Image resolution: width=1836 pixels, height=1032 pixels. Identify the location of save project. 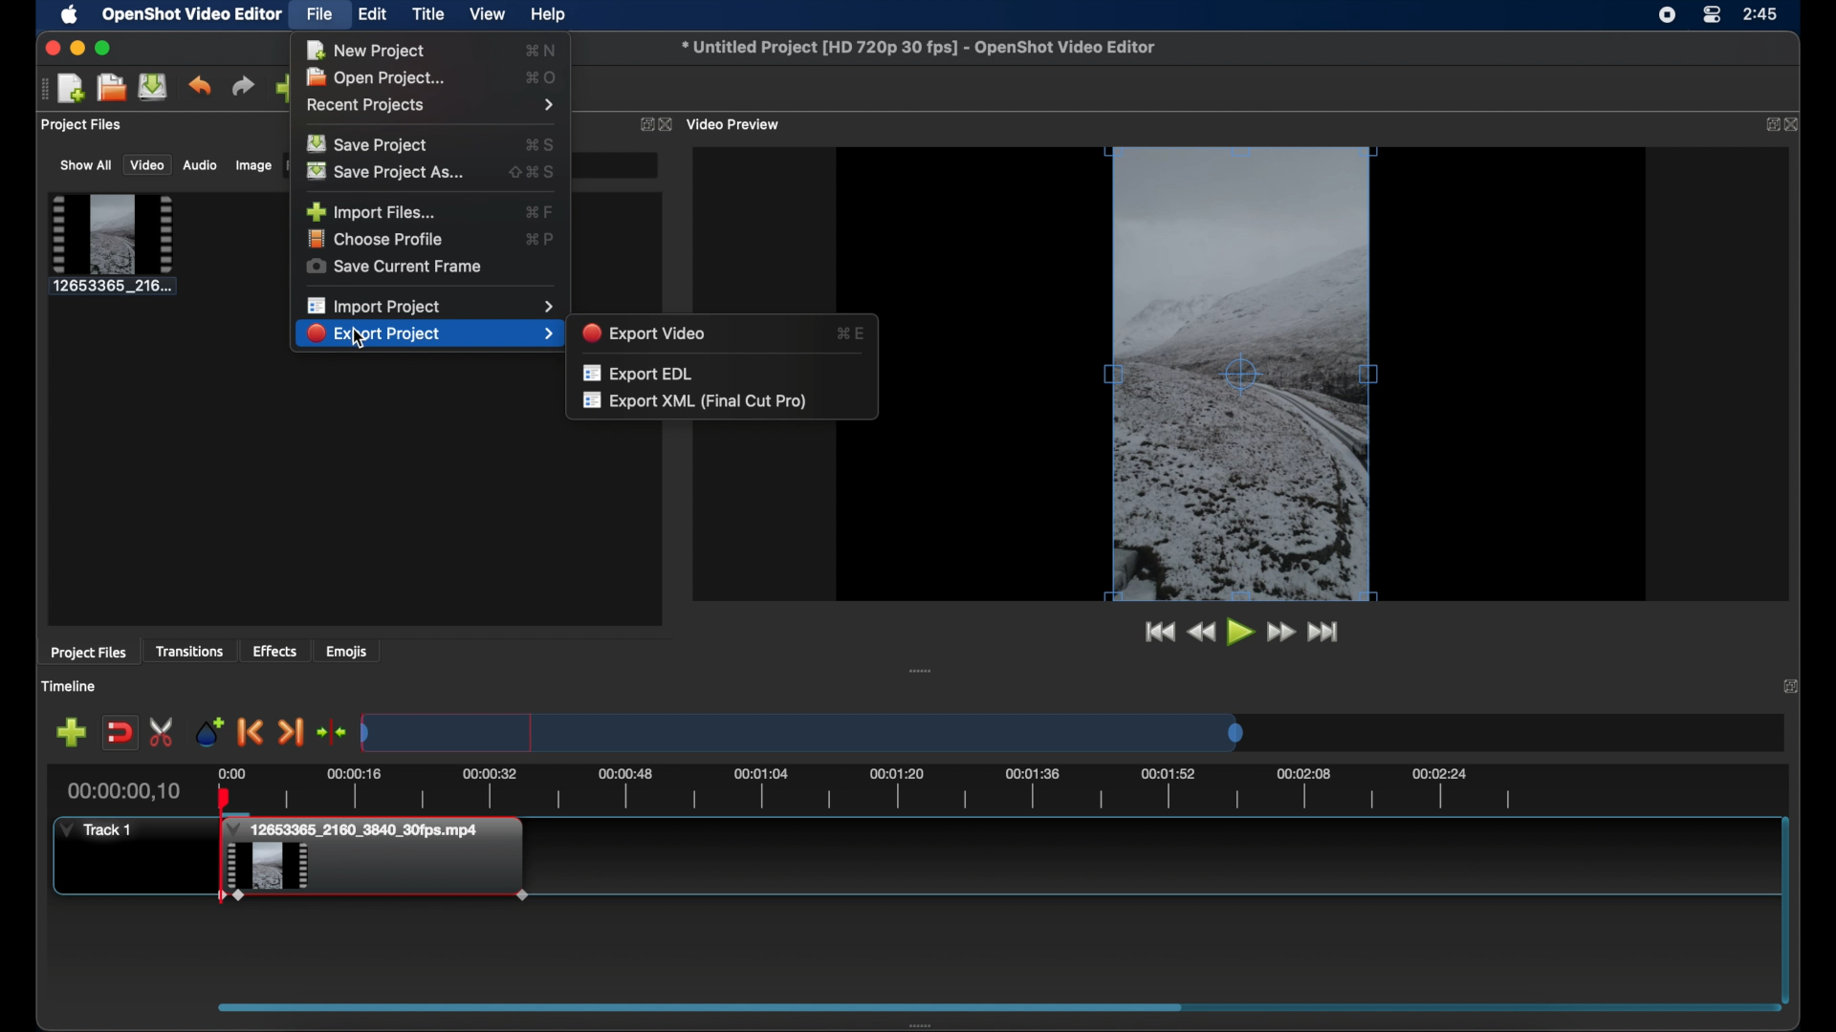
(154, 87).